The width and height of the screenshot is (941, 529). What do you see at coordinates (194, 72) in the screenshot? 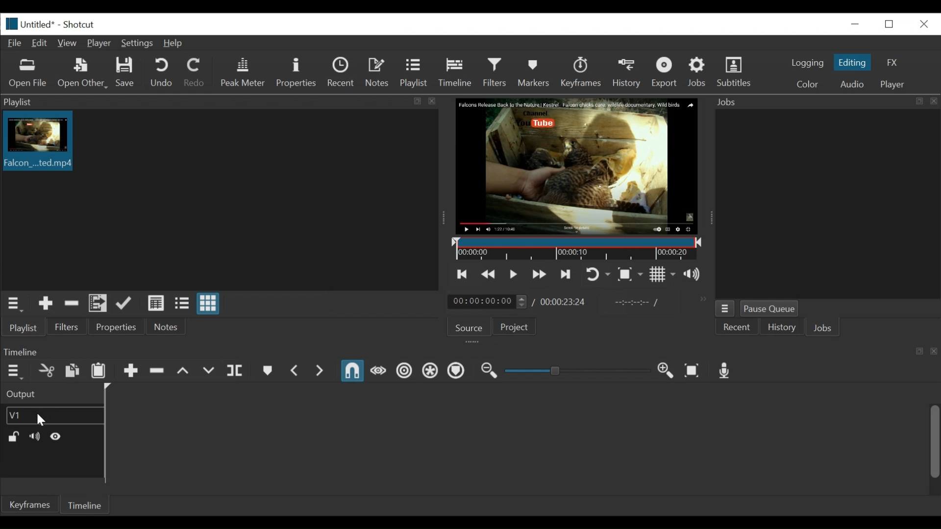
I see `Redo` at bounding box center [194, 72].